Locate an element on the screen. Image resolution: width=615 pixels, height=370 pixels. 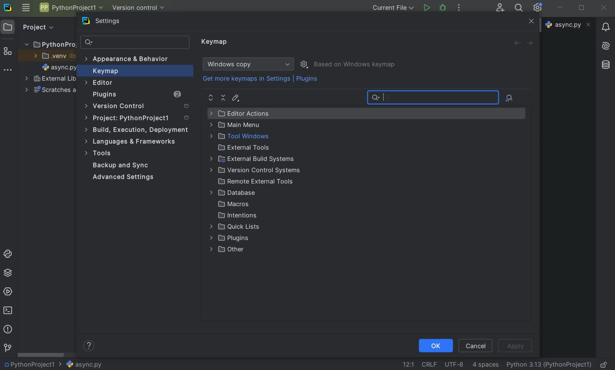
go to line is located at coordinates (408, 364).